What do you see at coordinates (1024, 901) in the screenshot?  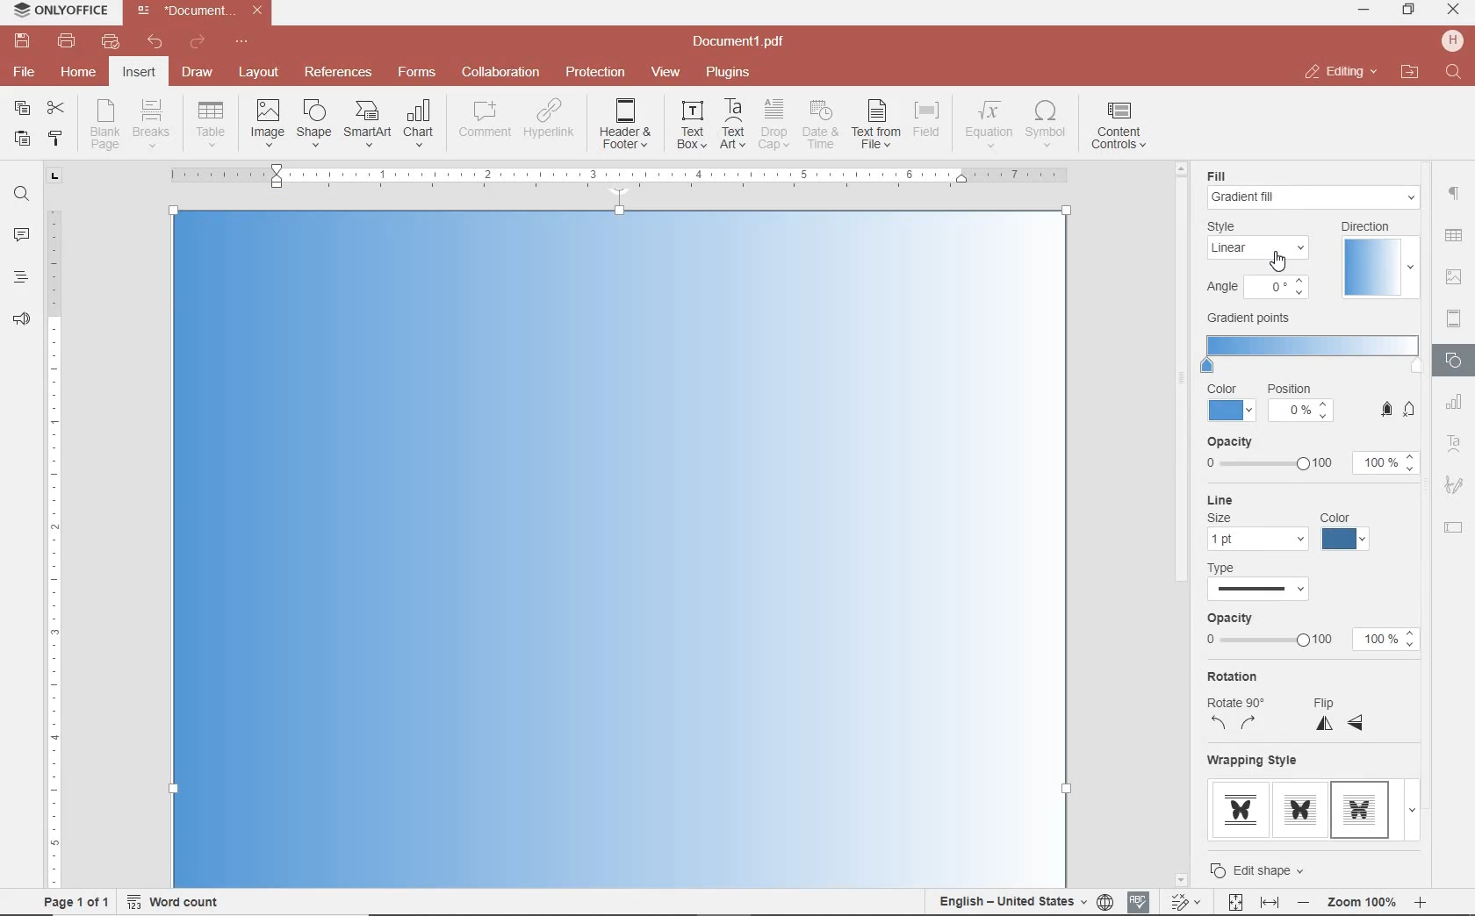 I see `set document language` at bounding box center [1024, 901].